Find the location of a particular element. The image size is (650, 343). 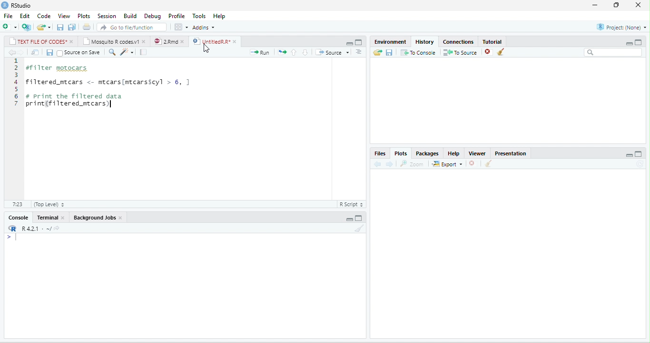

Mosquito R codes.v1 is located at coordinates (111, 41).